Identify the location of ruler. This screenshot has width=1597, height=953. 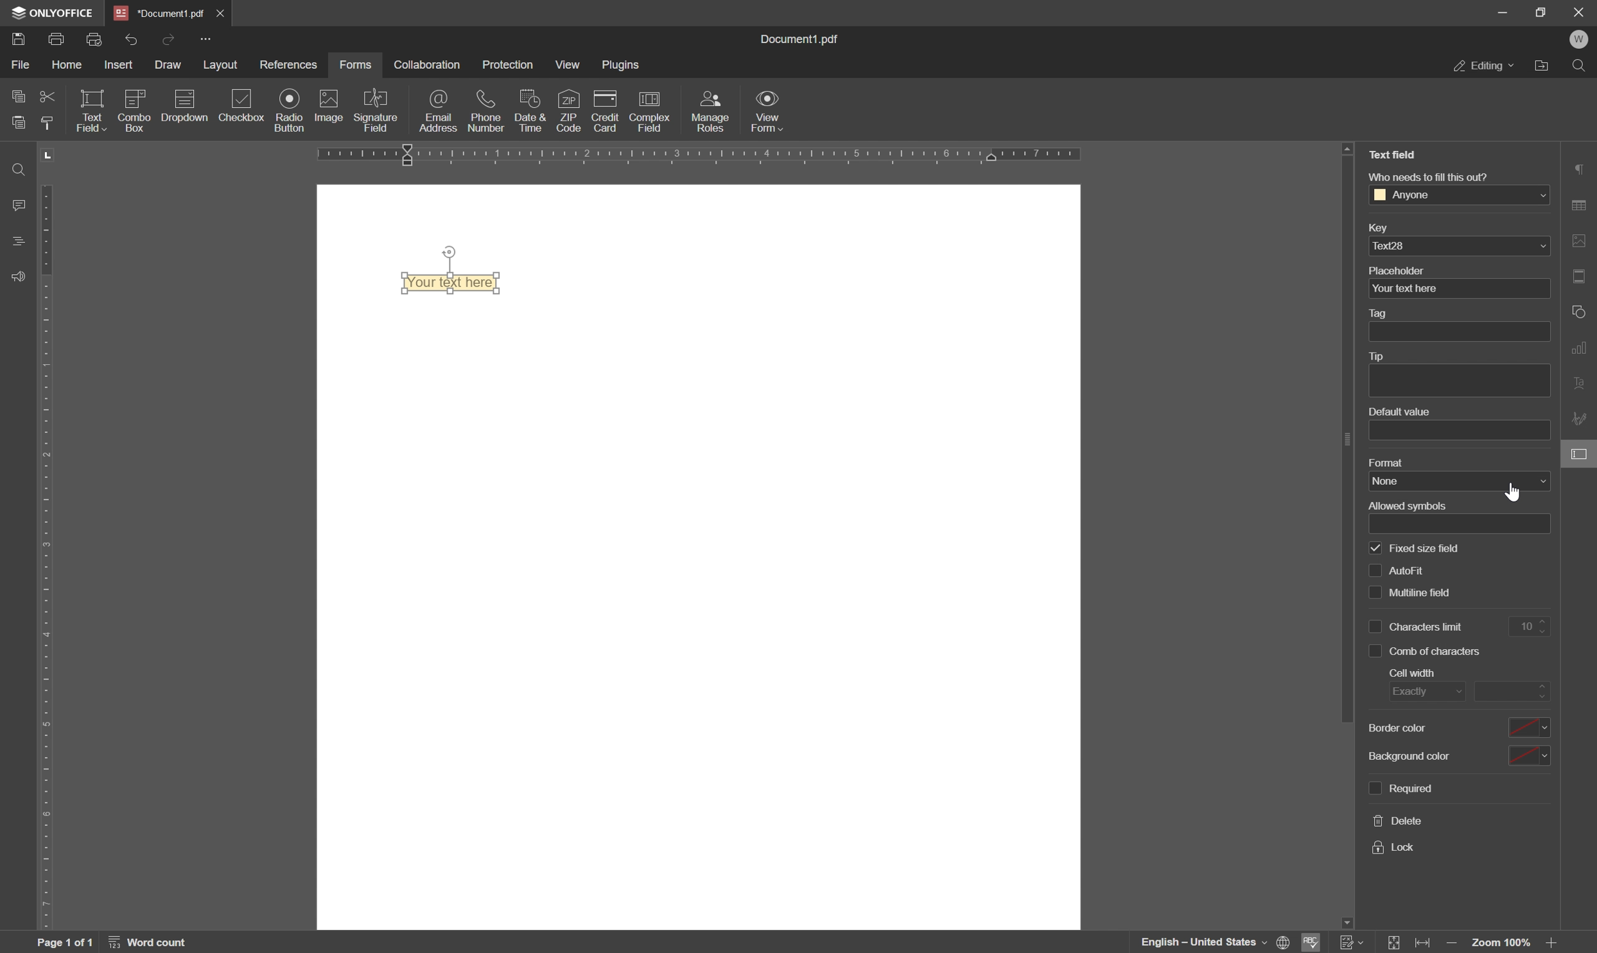
(46, 555).